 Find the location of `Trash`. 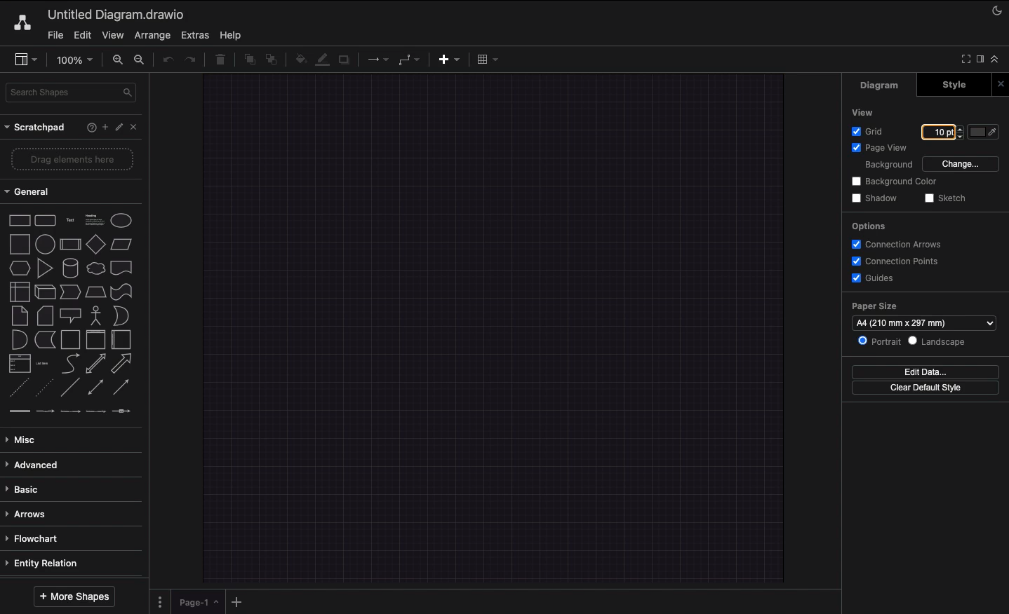

Trash is located at coordinates (220, 61).